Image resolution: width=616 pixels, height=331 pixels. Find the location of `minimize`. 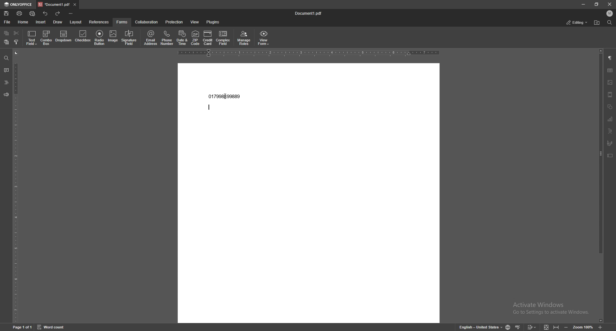

minimize is located at coordinates (583, 4).